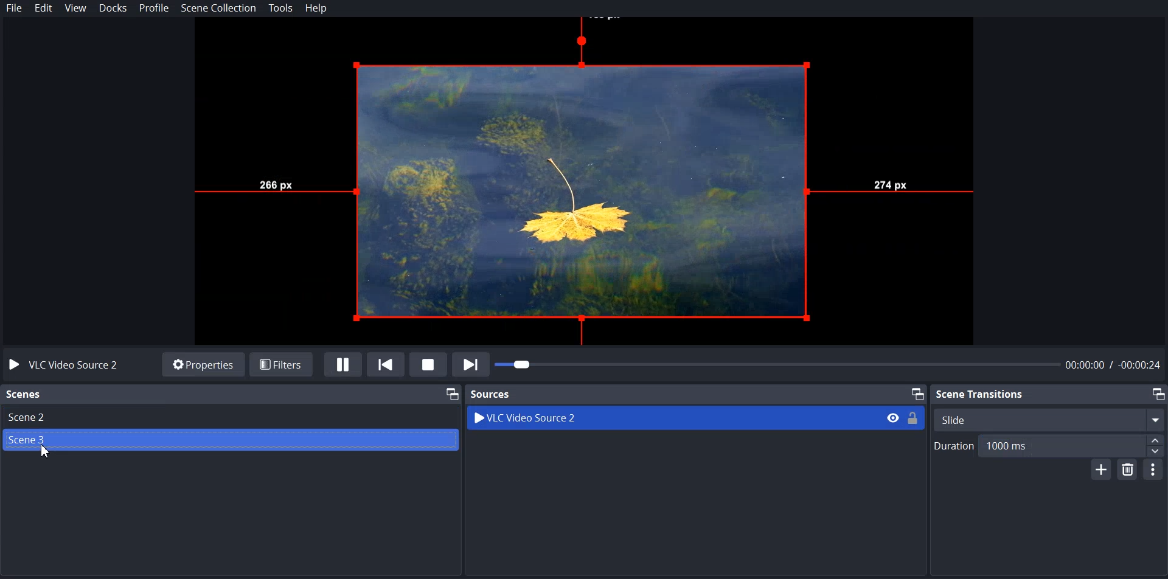  I want to click on Properties, so click(203, 365).